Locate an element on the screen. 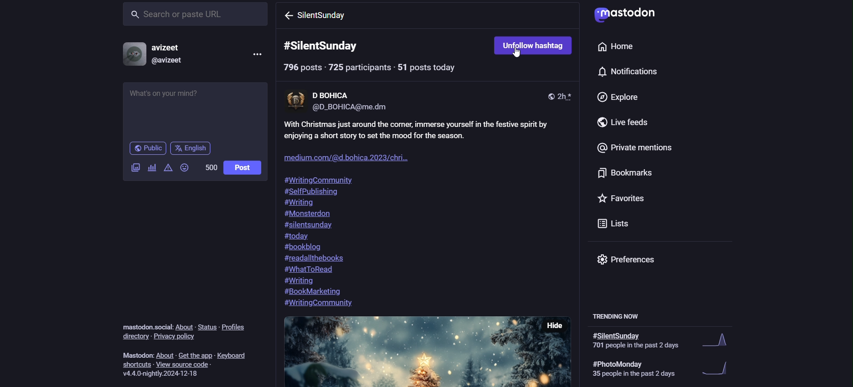  keyboard is located at coordinates (236, 355).